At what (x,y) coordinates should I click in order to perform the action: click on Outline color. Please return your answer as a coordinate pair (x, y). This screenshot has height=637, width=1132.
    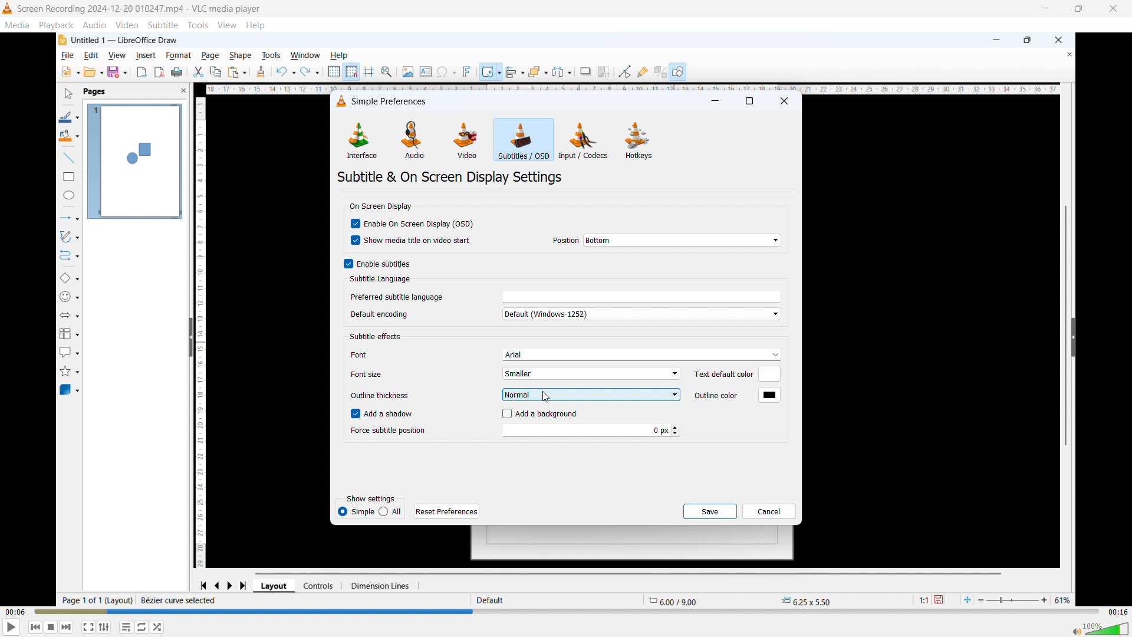
    Looking at the image, I should click on (716, 395).